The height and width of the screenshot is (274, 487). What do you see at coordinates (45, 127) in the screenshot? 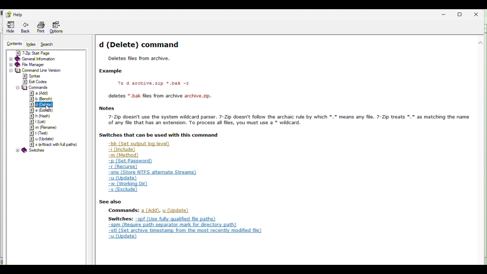
I see `m` at bounding box center [45, 127].